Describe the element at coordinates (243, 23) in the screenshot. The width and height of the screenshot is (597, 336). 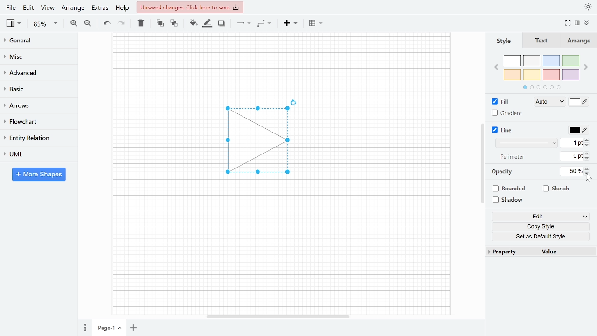
I see `Connection` at that location.